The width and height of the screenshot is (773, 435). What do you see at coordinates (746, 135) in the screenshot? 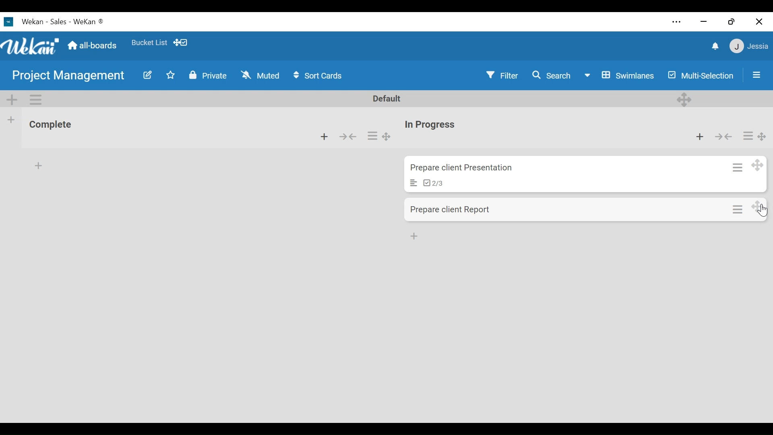
I see `Card actions` at bounding box center [746, 135].